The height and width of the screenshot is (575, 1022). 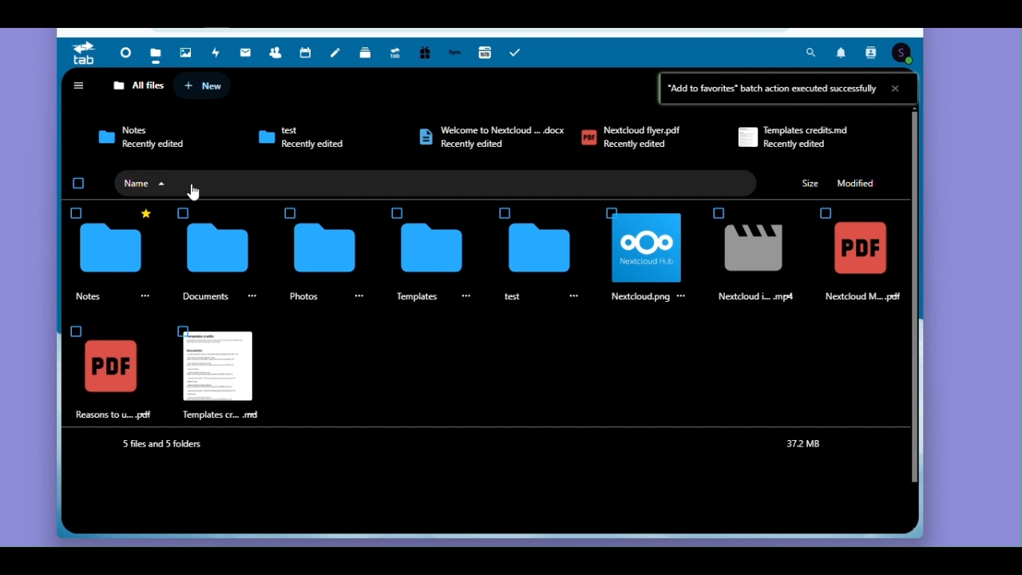 What do you see at coordinates (746, 140) in the screenshot?
I see `Icon` at bounding box center [746, 140].